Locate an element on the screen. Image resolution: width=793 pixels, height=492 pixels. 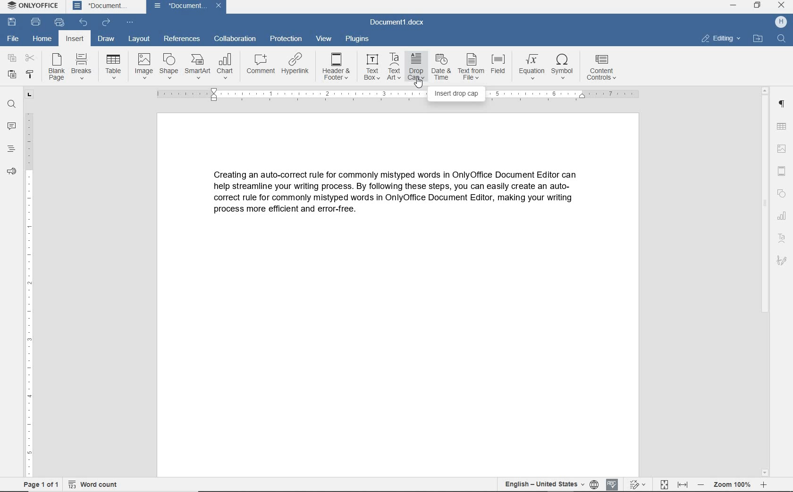
date & time is located at coordinates (440, 67).